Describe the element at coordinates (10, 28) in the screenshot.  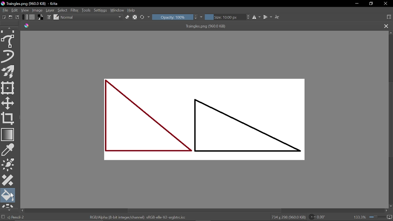
I see `Move up in tools` at that location.